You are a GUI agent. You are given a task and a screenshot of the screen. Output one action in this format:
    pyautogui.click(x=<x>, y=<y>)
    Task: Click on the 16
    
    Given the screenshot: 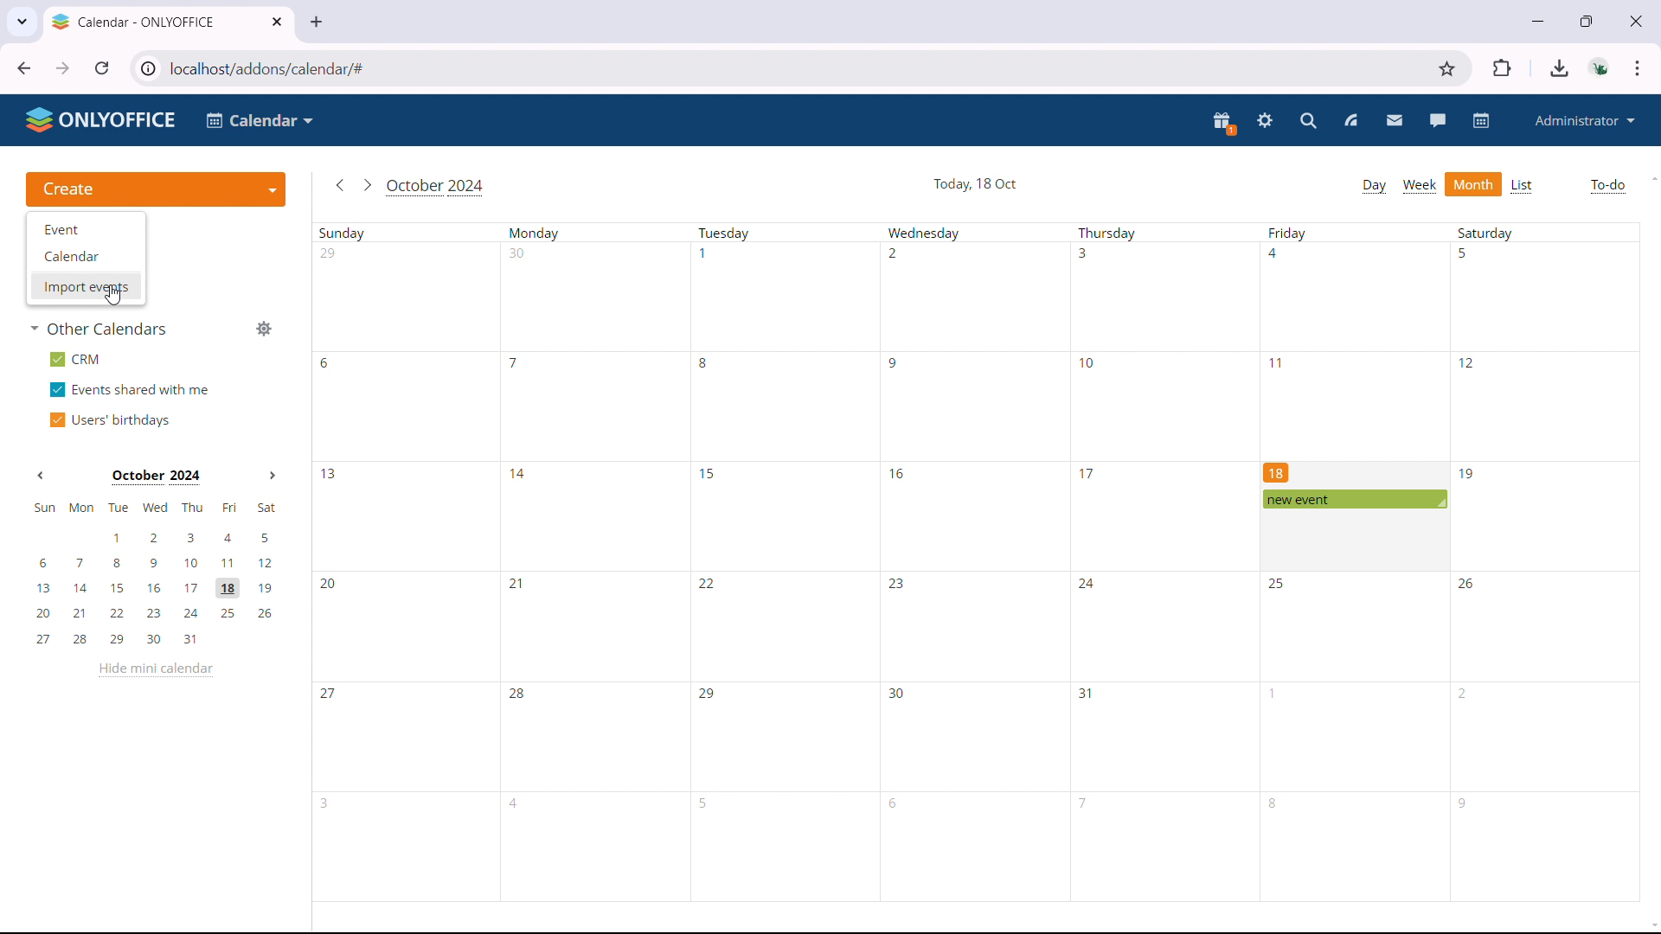 What is the action you would take?
    pyautogui.click(x=895, y=472)
    